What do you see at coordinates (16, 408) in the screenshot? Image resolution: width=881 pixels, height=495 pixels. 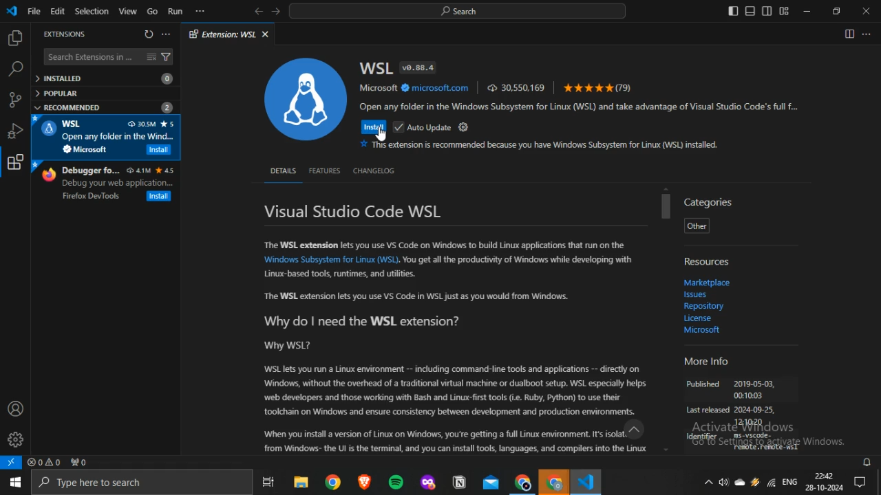 I see `accounts` at bounding box center [16, 408].